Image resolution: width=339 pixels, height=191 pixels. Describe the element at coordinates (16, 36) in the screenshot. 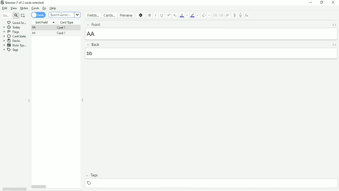

I see `Card State` at that location.